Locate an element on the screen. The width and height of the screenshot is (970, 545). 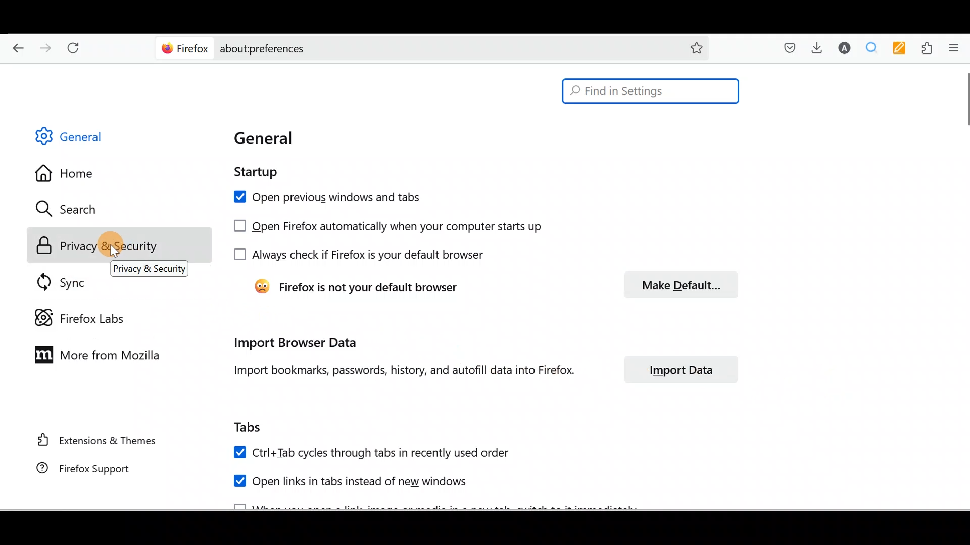
Go forward one page is located at coordinates (44, 48).